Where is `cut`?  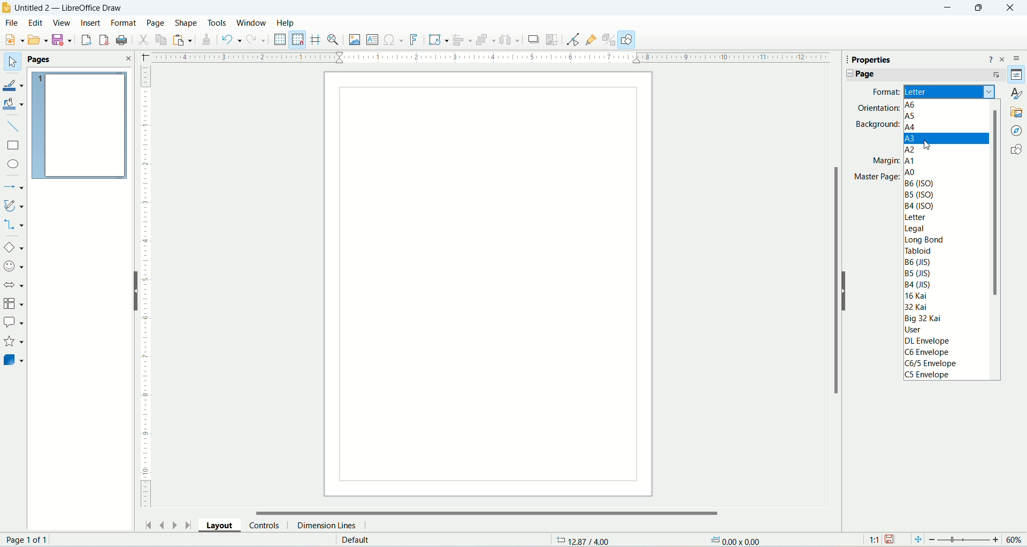
cut is located at coordinates (145, 39).